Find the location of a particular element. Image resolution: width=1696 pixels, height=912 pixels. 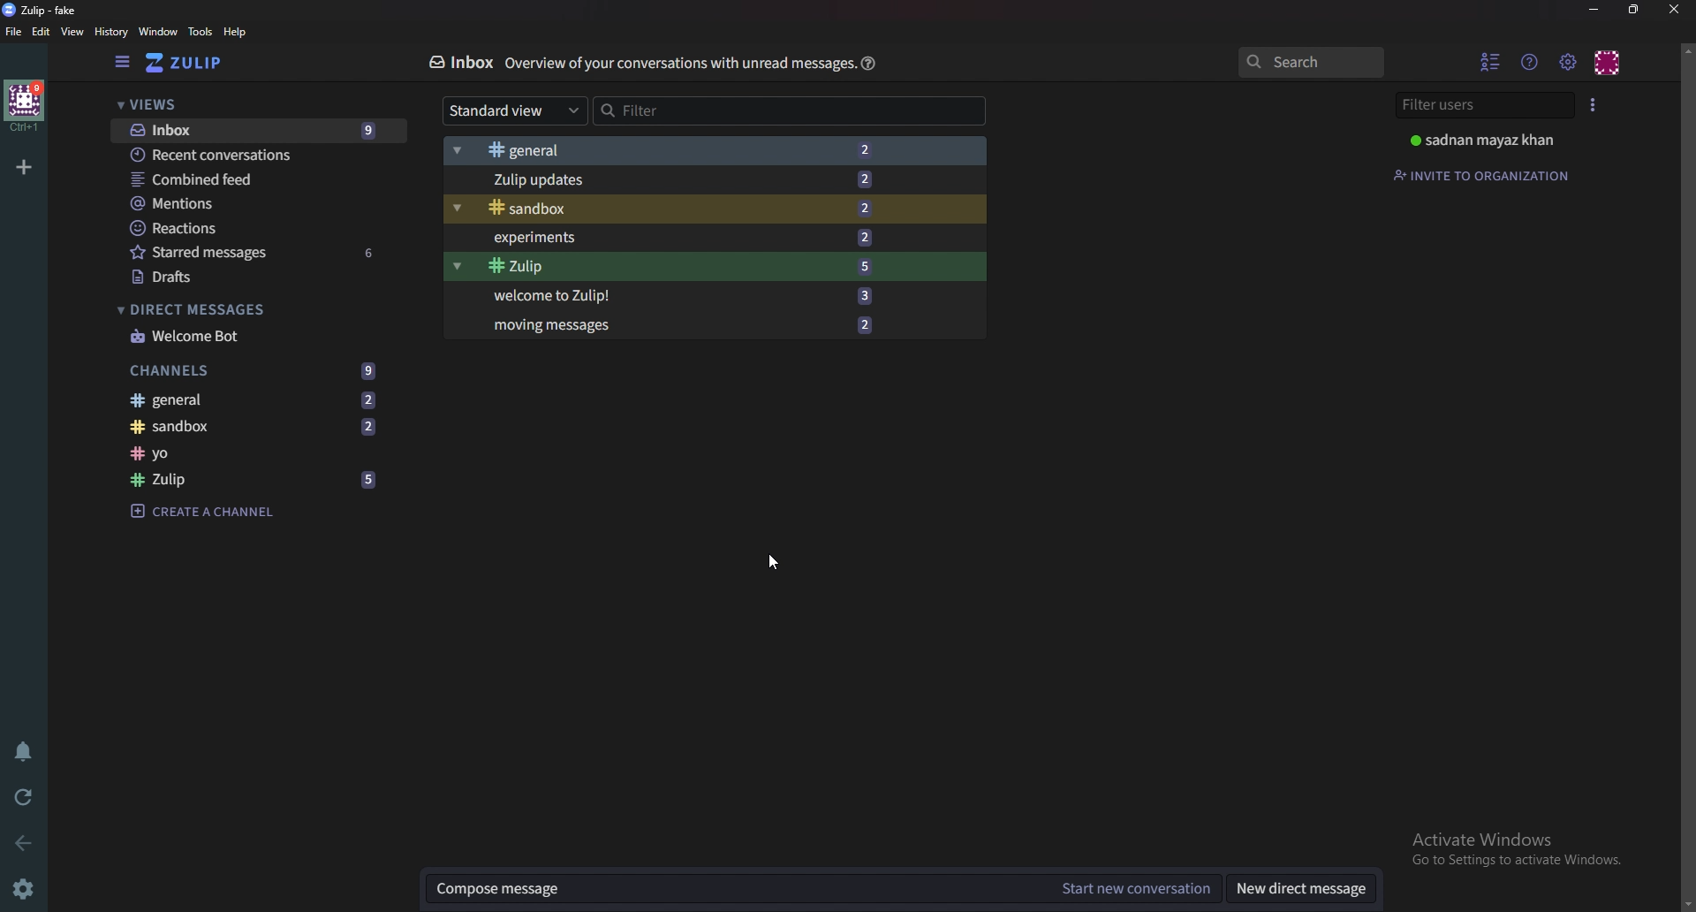

Enable do not disturb is located at coordinates (26, 751).